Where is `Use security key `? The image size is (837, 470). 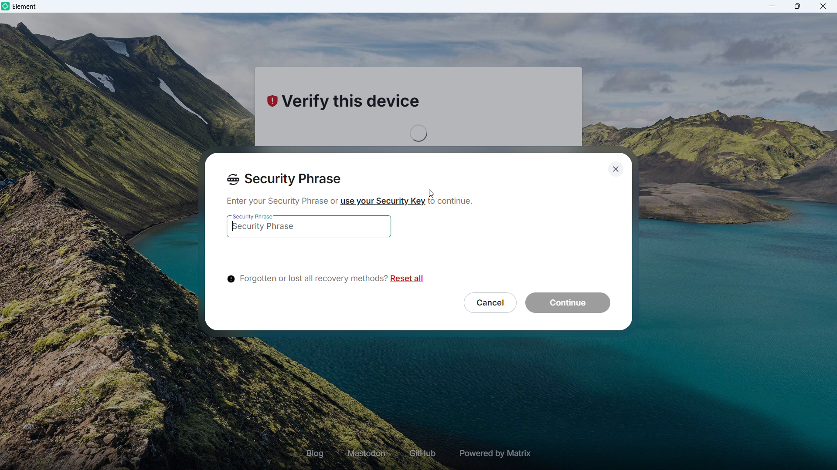
Use security key  is located at coordinates (382, 201).